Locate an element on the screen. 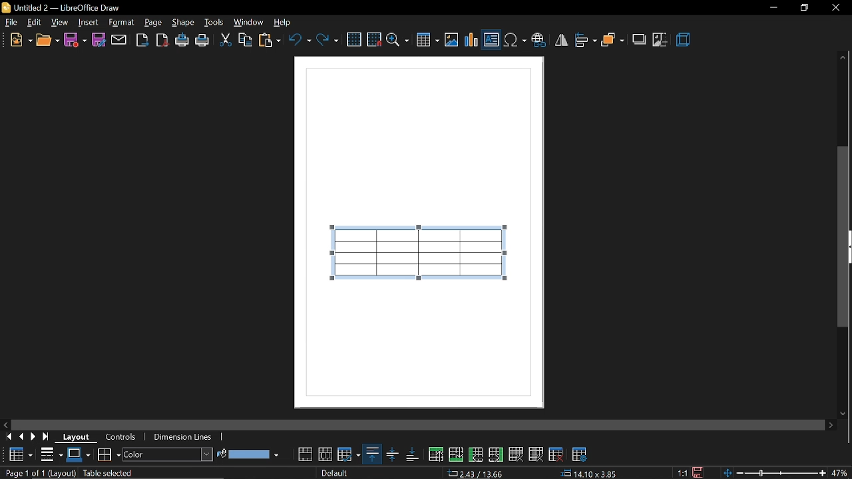  delete column is located at coordinates (536, 454).